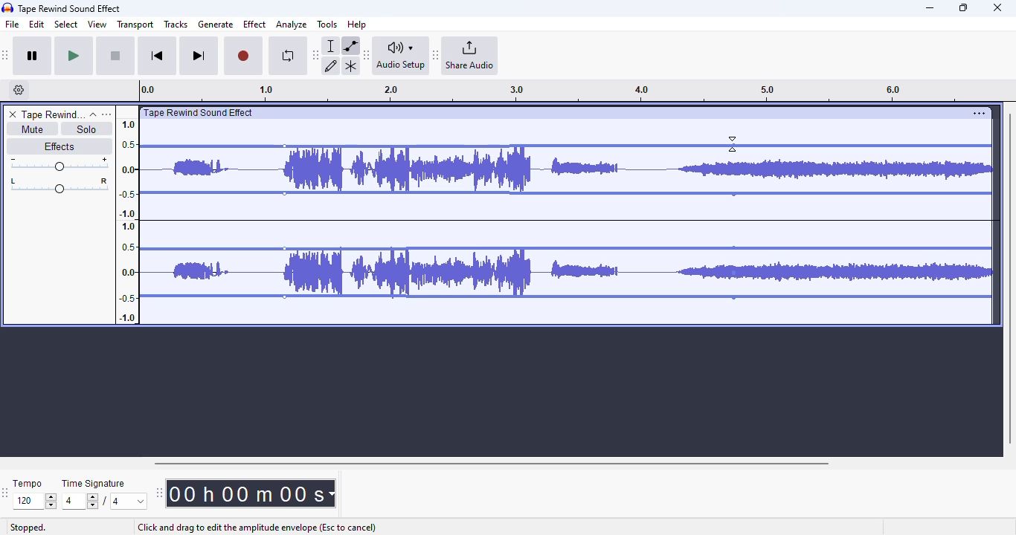 The image size is (1016, 535). What do you see at coordinates (332, 65) in the screenshot?
I see `draw tool` at bounding box center [332, 65].